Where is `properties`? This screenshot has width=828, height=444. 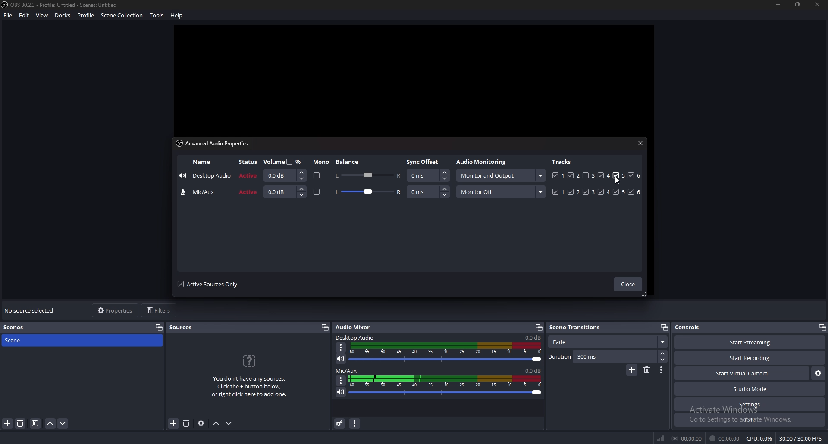 properties is located at coordinates (115, 310).